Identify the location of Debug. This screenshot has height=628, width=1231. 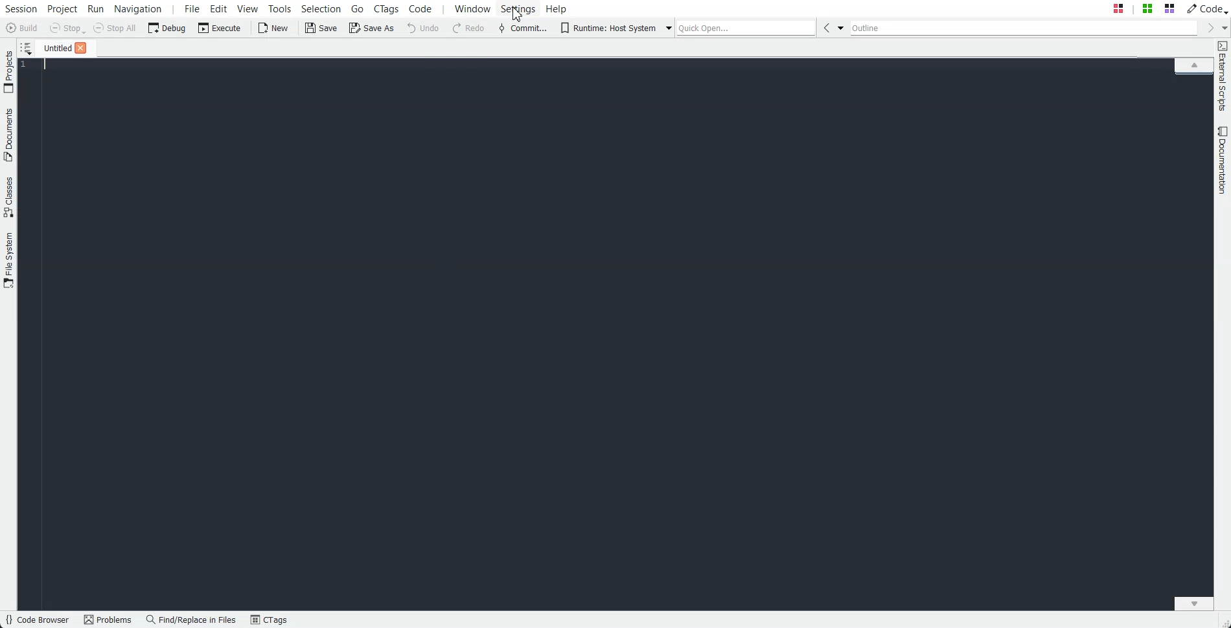
(167, 27).